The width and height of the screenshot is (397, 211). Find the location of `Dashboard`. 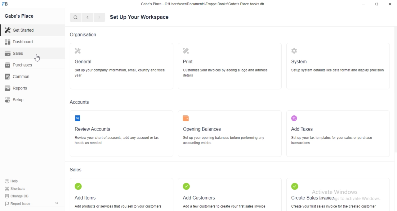

Dashboard is located at coordinates (24, 42).